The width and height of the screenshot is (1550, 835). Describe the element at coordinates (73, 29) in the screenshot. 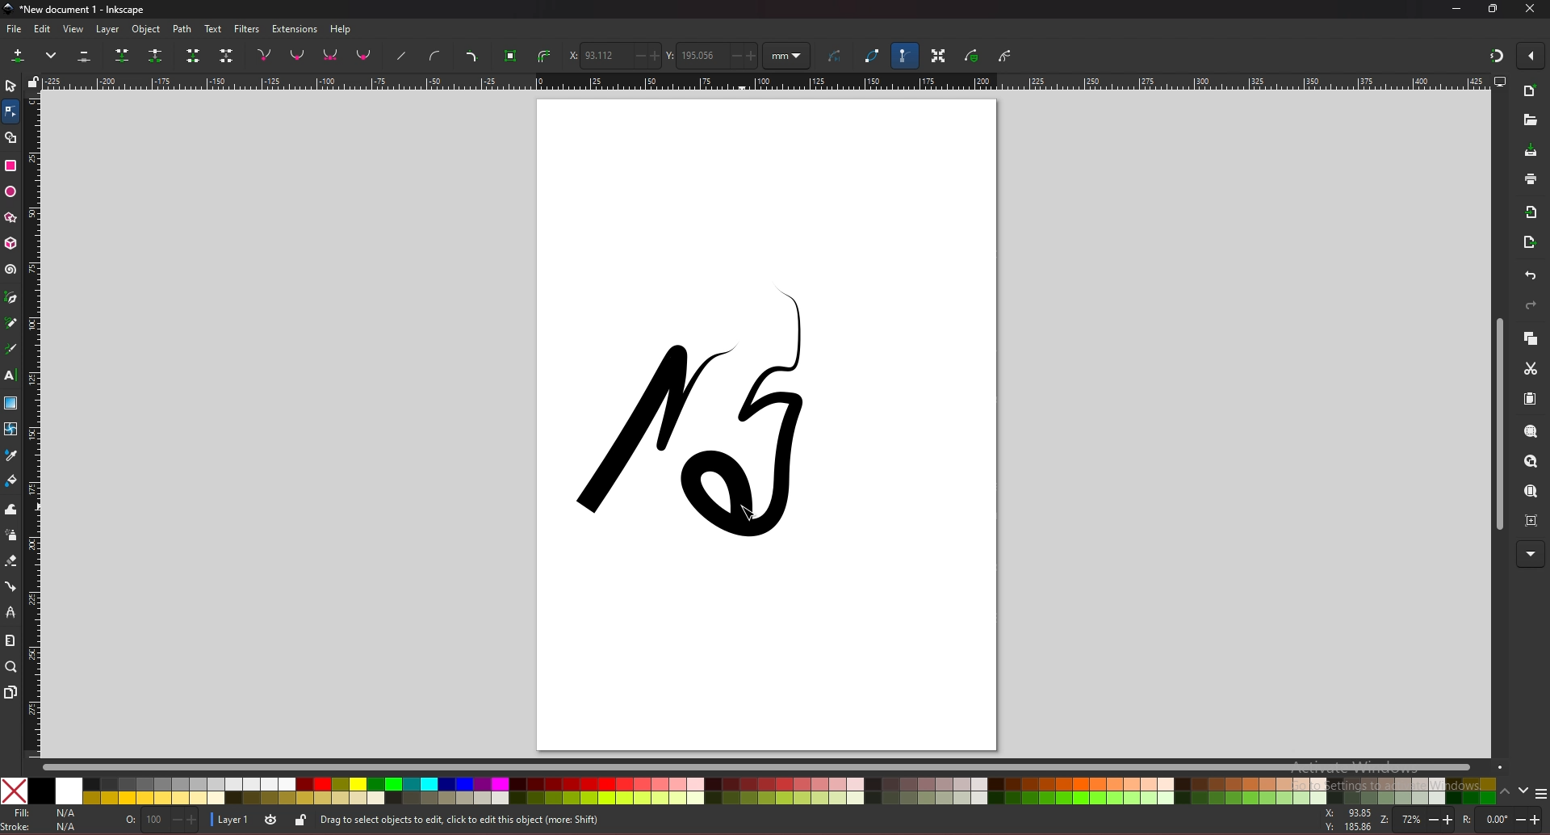

I see `view` at that location.